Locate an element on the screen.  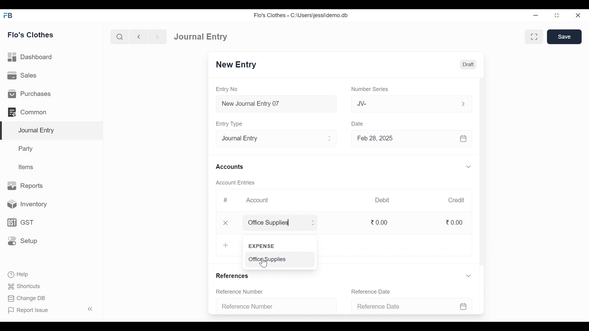
Help is located at coordinates (17, 274).